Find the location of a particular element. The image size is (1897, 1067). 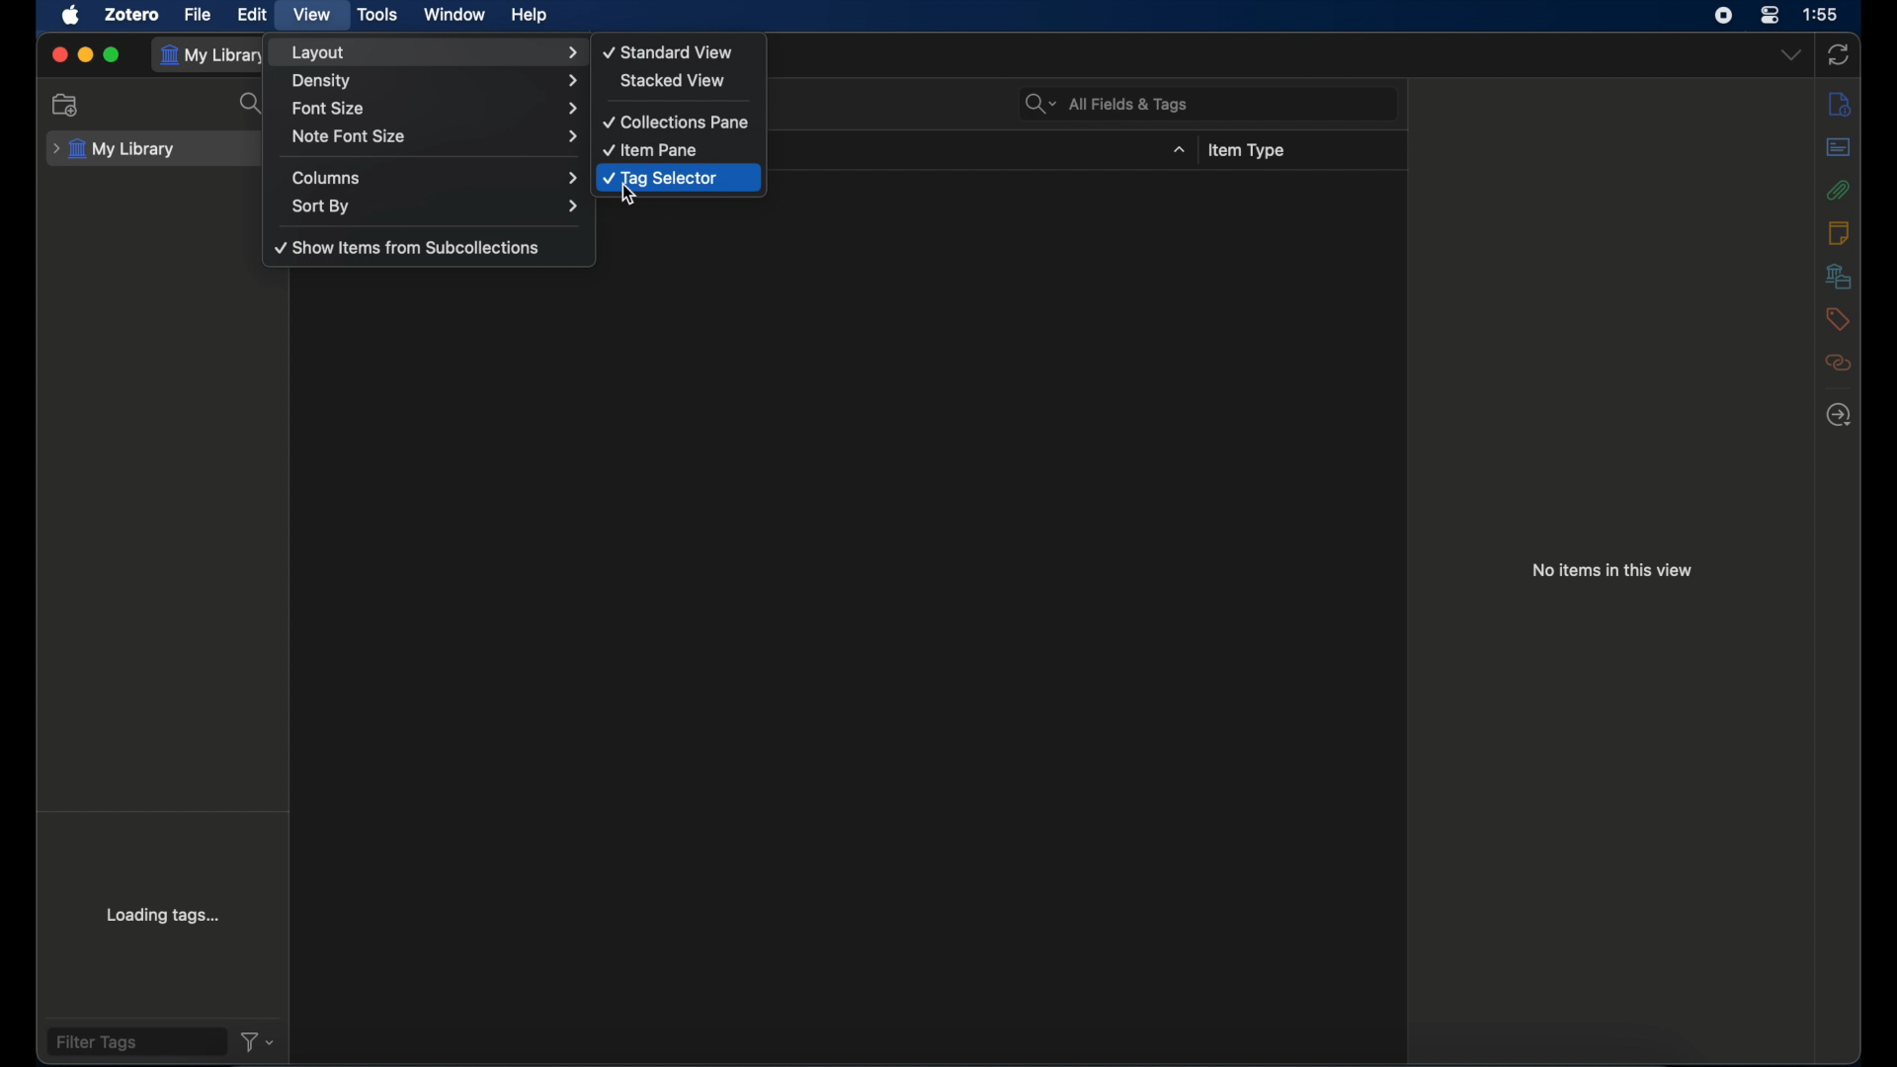

abstracts is located at coordinates (1837, 146).